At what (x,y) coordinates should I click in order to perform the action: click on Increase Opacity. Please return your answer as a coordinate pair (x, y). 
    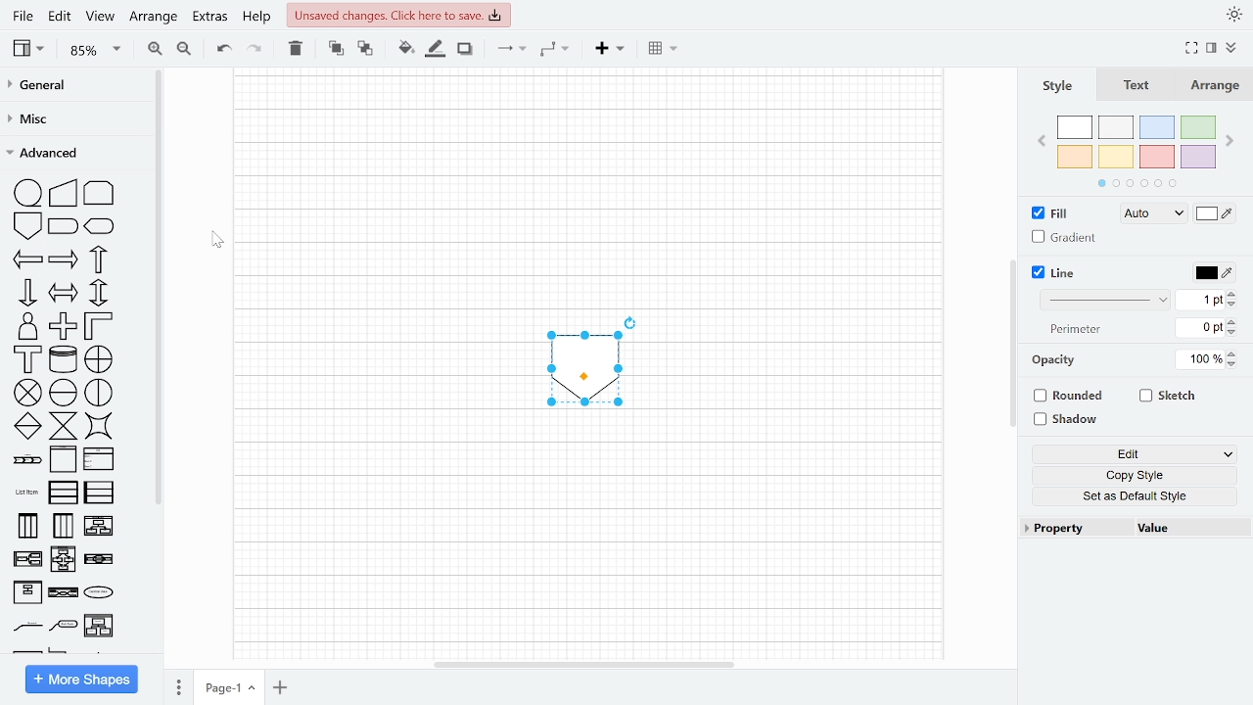
    Looking at the image, I should click on (1233, 352).